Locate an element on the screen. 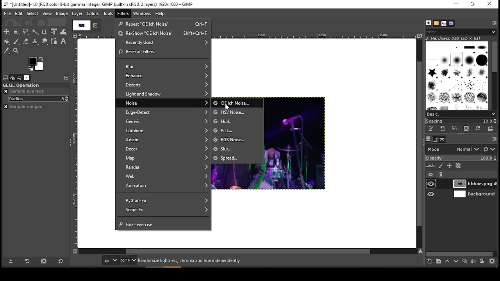  images is located at coordinates (27, 78).